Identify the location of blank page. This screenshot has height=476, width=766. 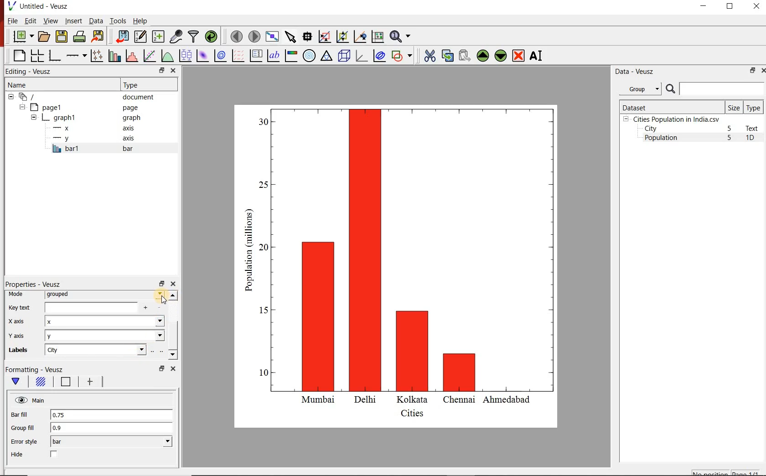
(18, 56).